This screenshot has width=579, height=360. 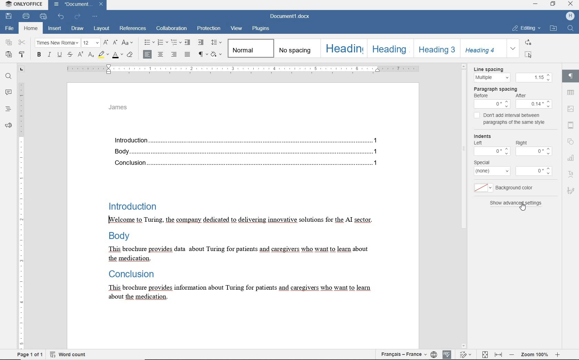 I want to click on minimize, so click(x=535, y=4).